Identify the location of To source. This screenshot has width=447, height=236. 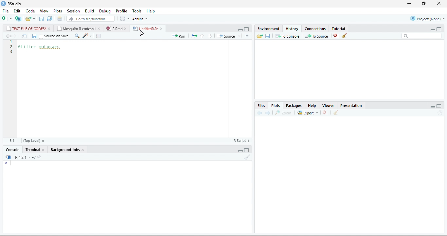
(316, 36).